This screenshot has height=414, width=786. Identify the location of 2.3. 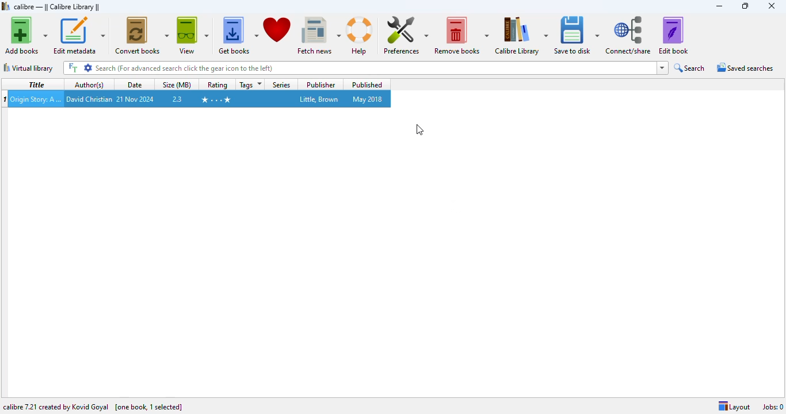
(177, 99).